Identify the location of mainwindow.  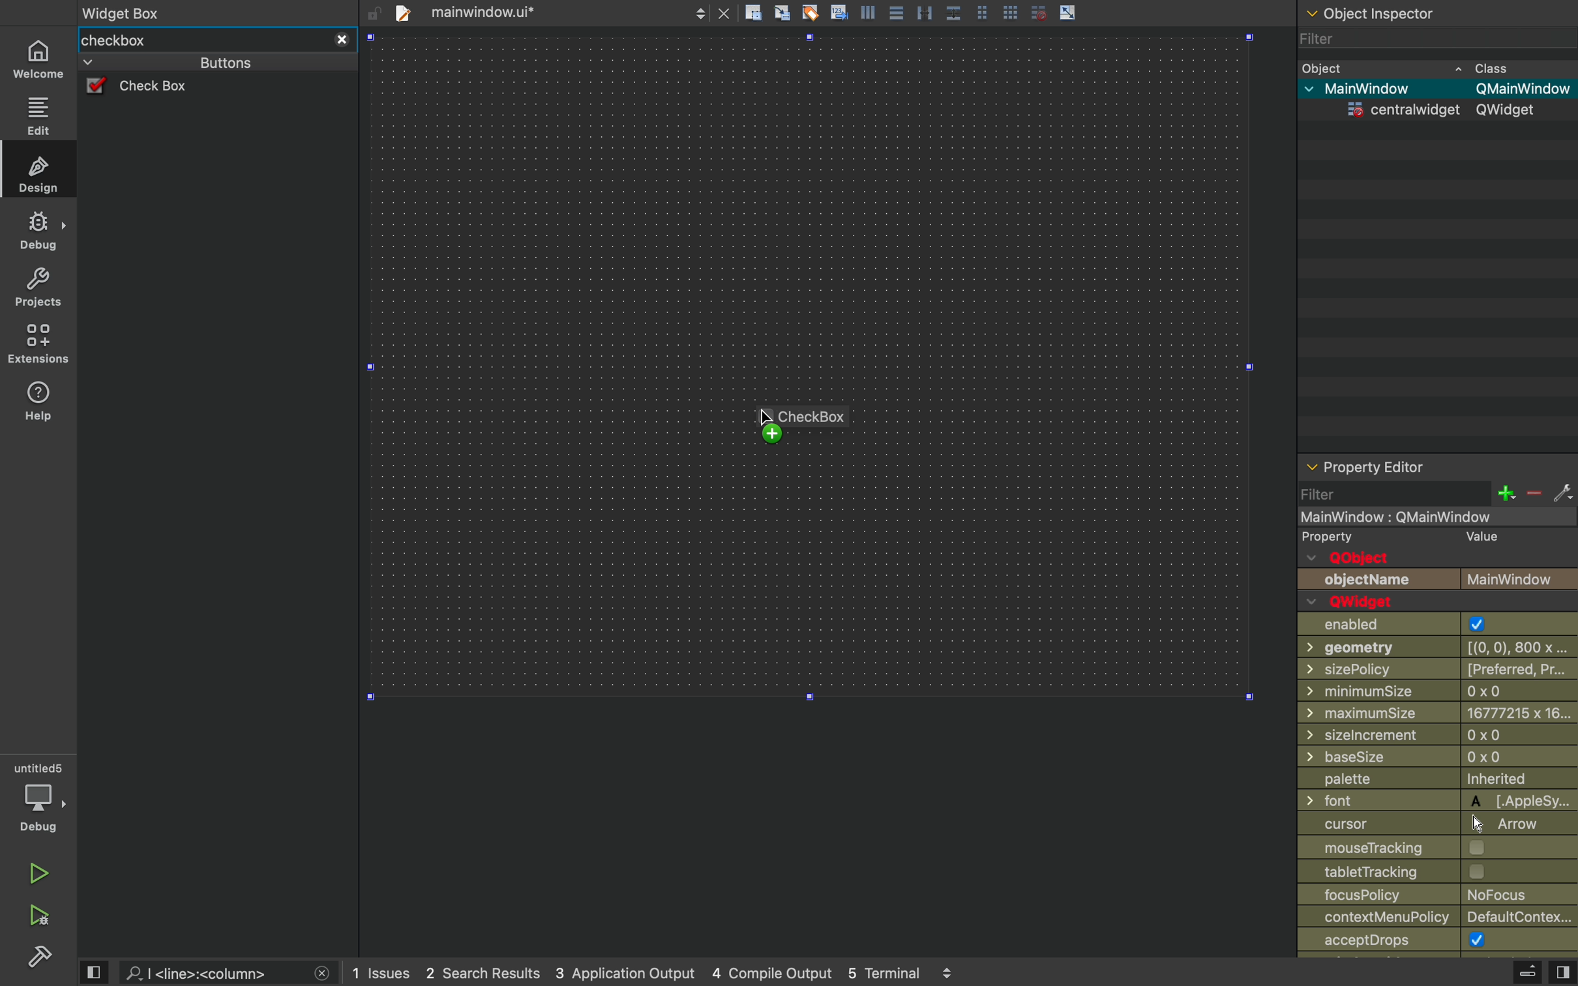
(1437, 89).